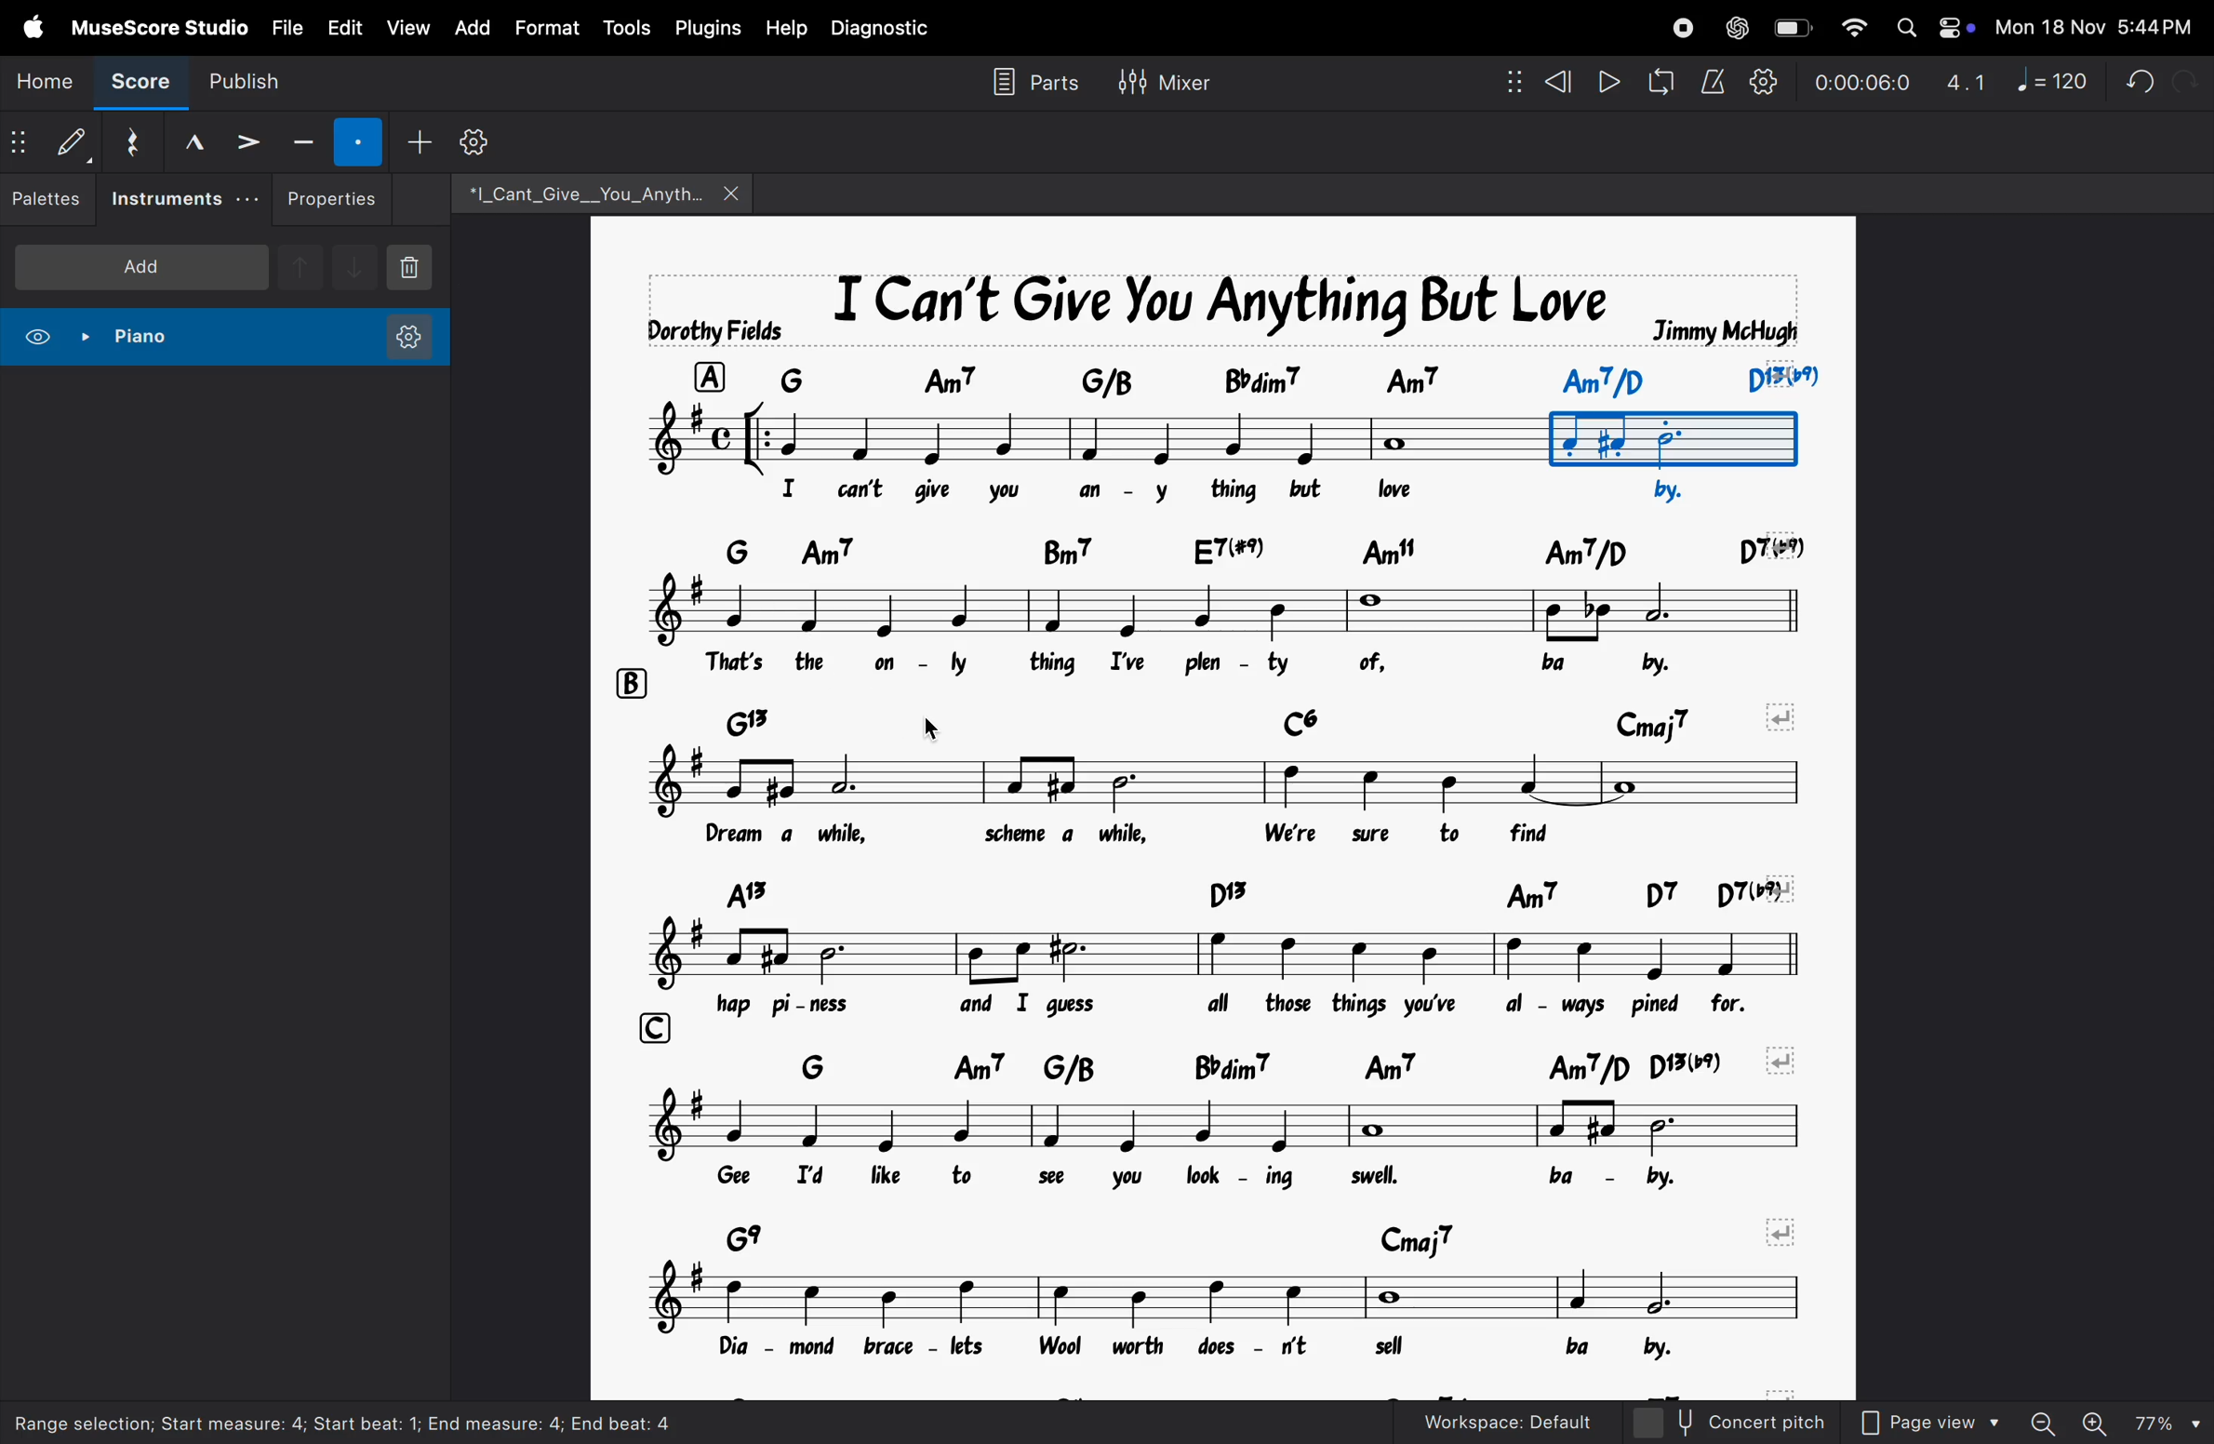 The height and width of the screenshot is (1444, 2214). Describe the element at coordinates (1245, 1179) in the screenshot. I see `lyrics` at that location.